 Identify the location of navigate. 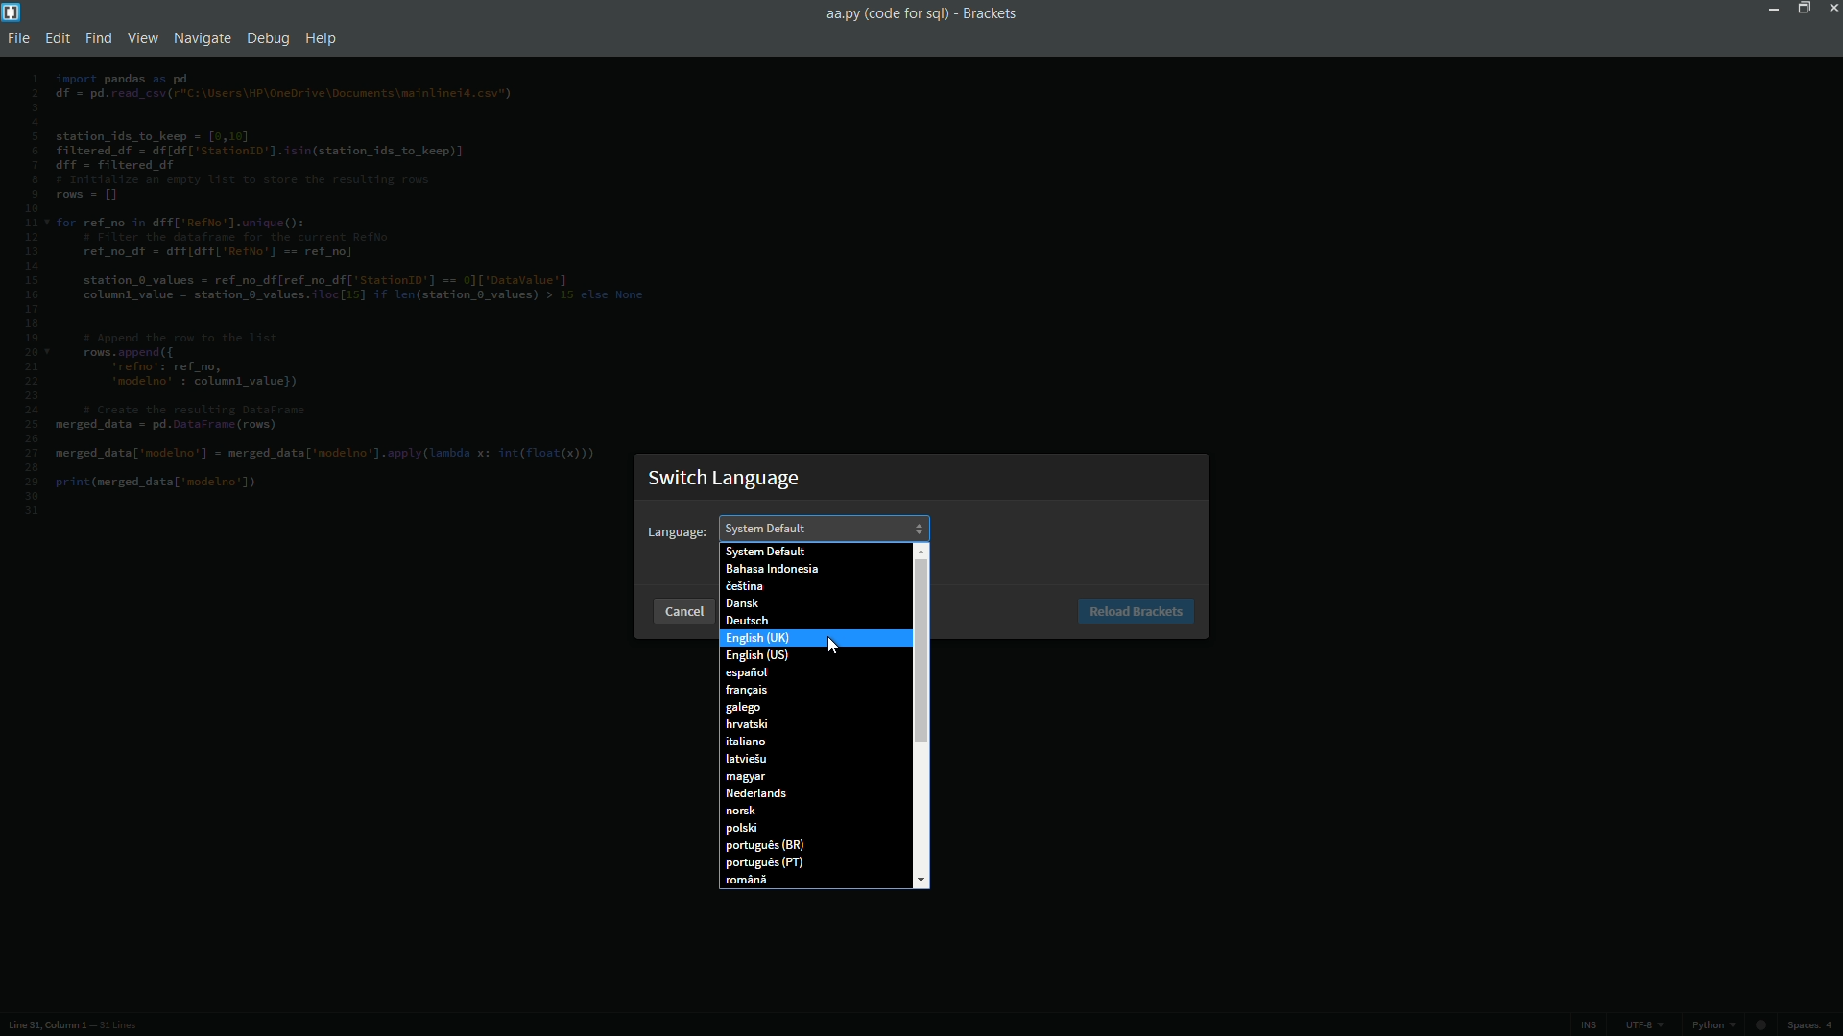
(199, 38).